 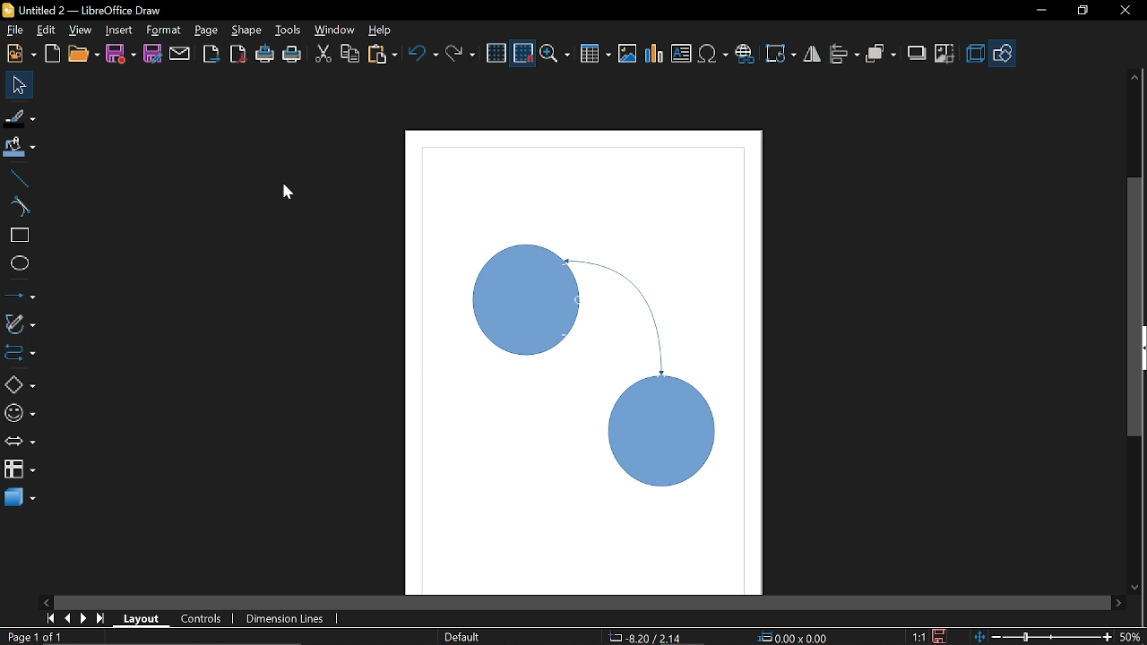 What do you see at coordinates (813, 56) in the screenshot?
I see `Filp` at bounding box center [813, 56].